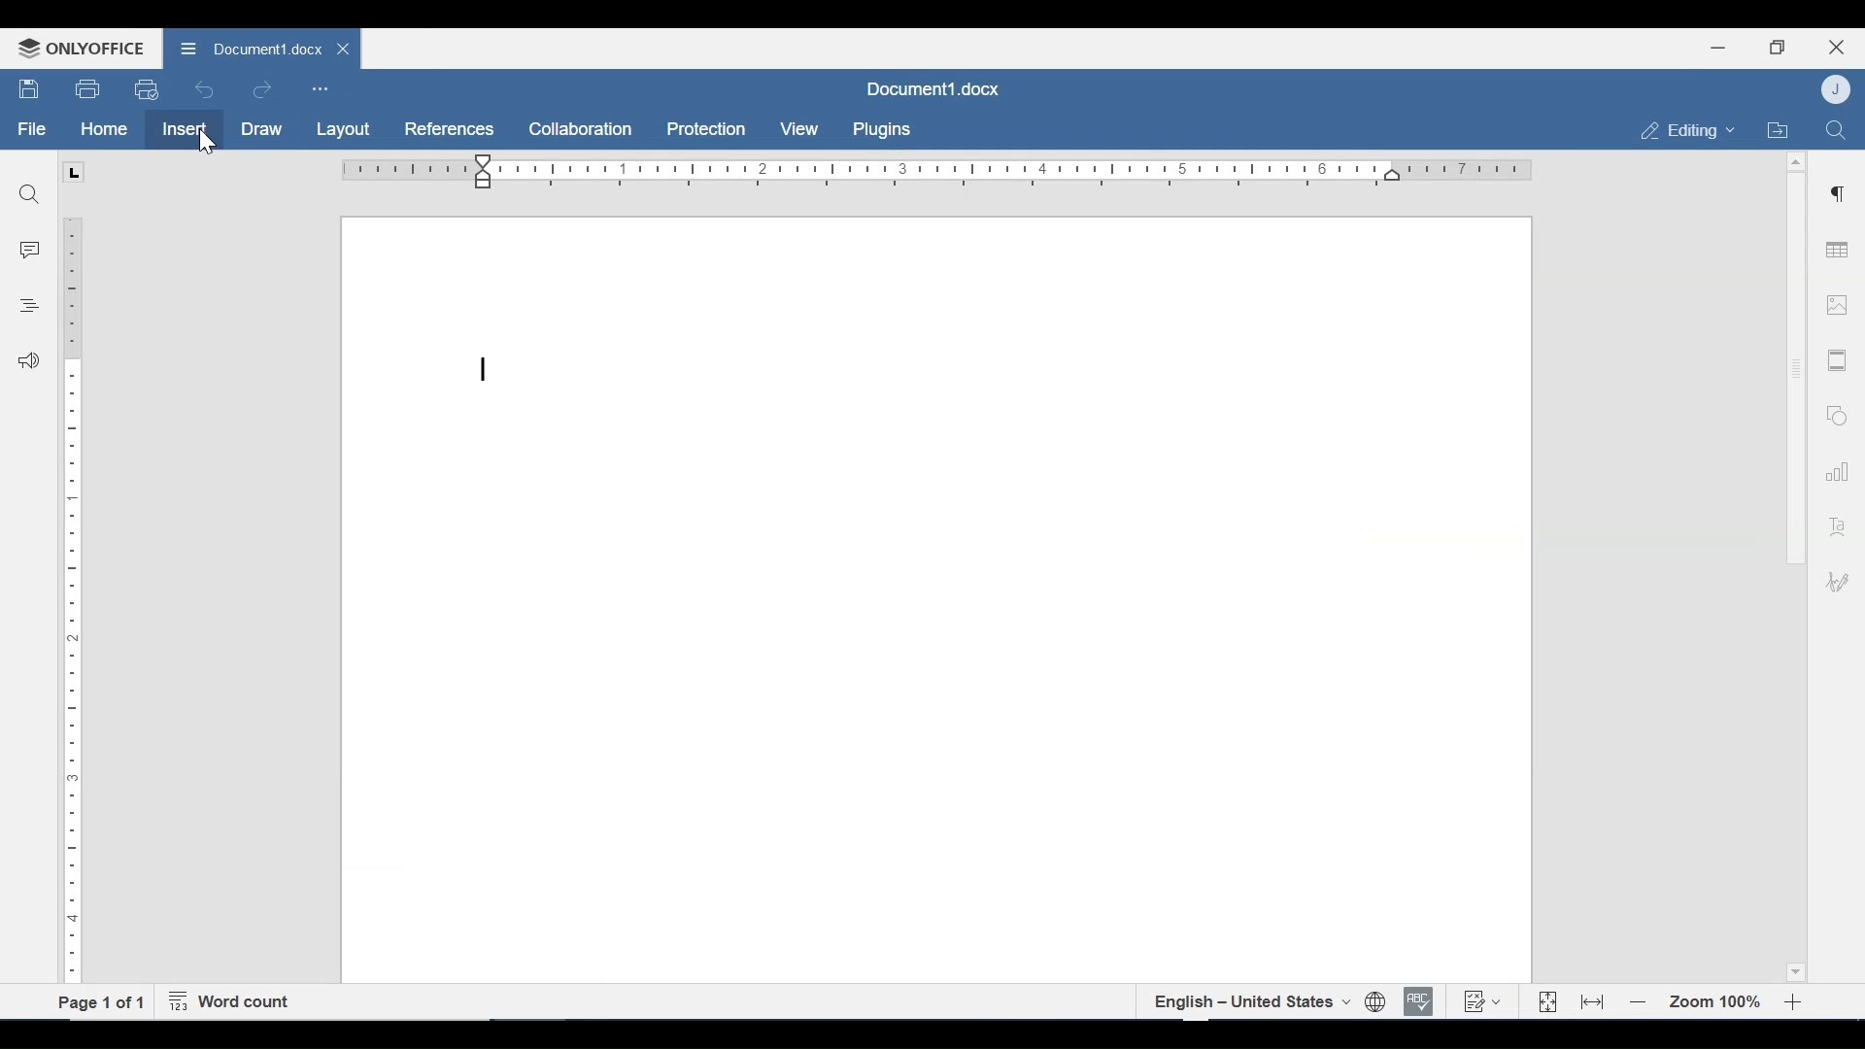  Describe the element at coordinates (935, 171) in the screenshot. I see `Horizontal Ruler` at that location.